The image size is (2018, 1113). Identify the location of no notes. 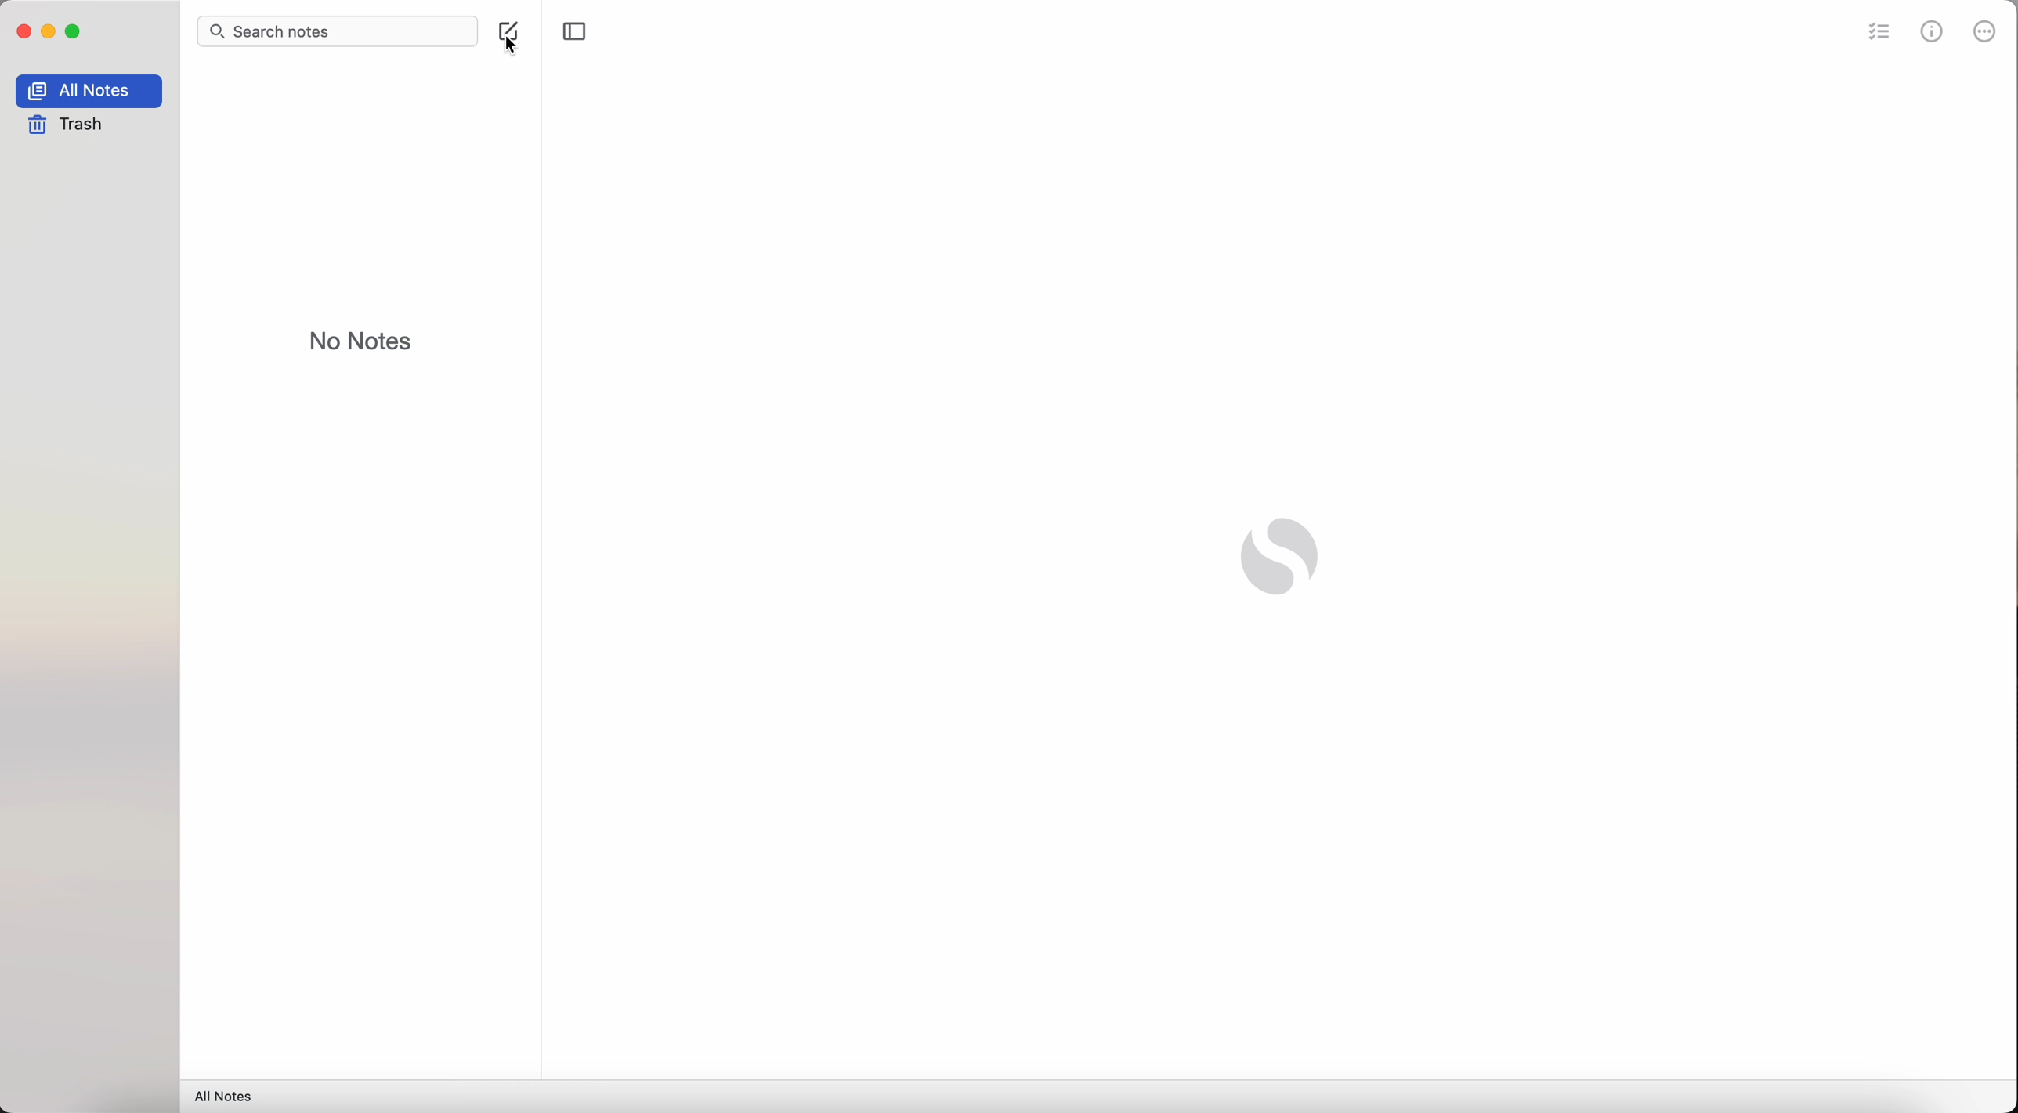
(364, 339).